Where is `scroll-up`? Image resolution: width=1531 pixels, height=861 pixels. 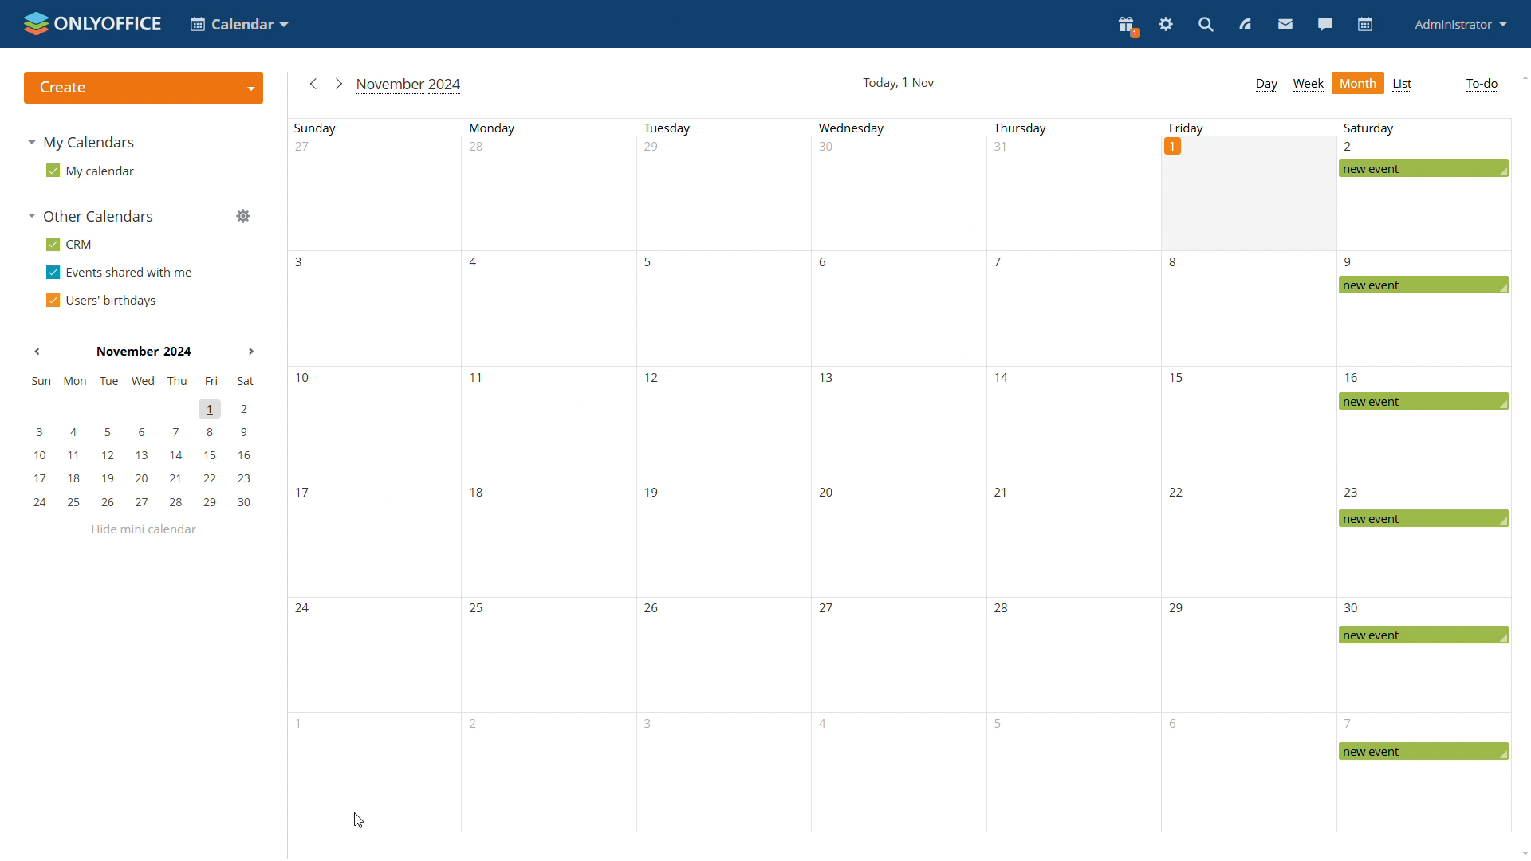
scroll-up is located at coordinates (1521, 76).